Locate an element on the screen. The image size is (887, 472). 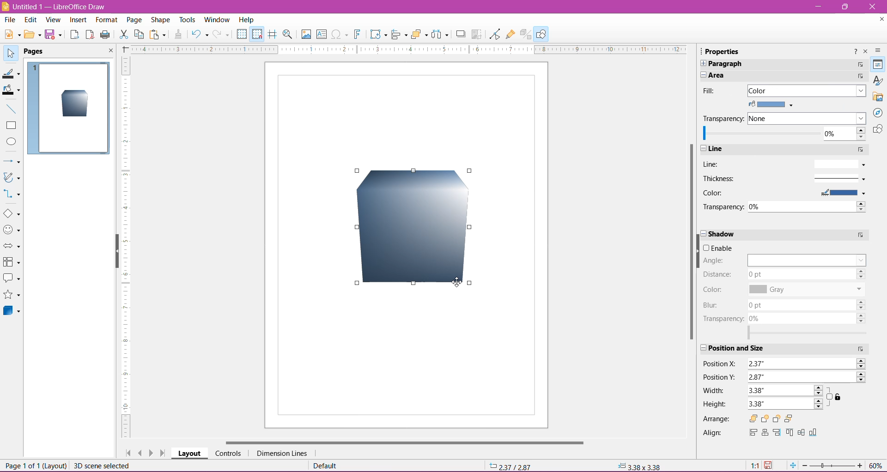
Help about this sidebar deck is located at coordinates (854, 53).